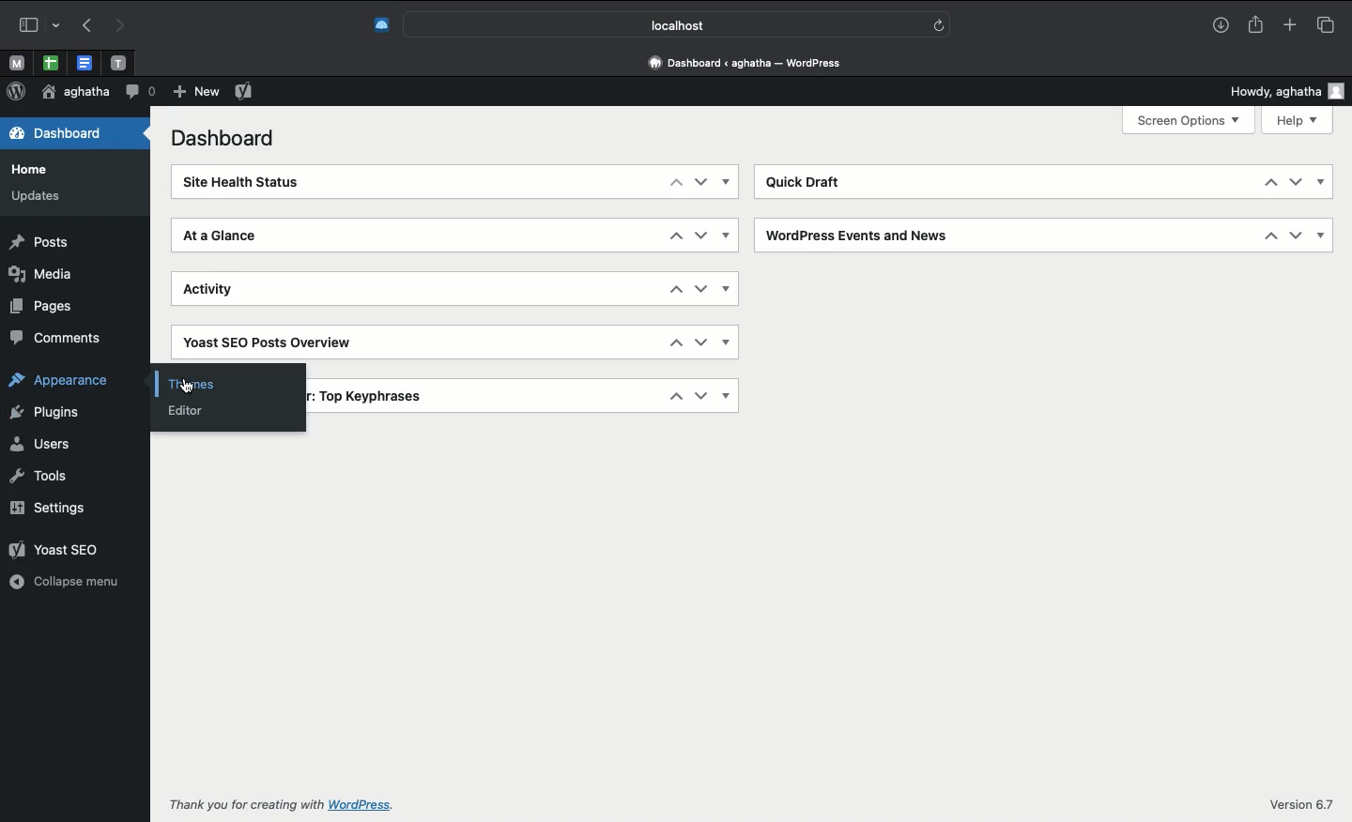 This screenshot has height=822, width=1352. I want to click on Show, so click(726, 235).